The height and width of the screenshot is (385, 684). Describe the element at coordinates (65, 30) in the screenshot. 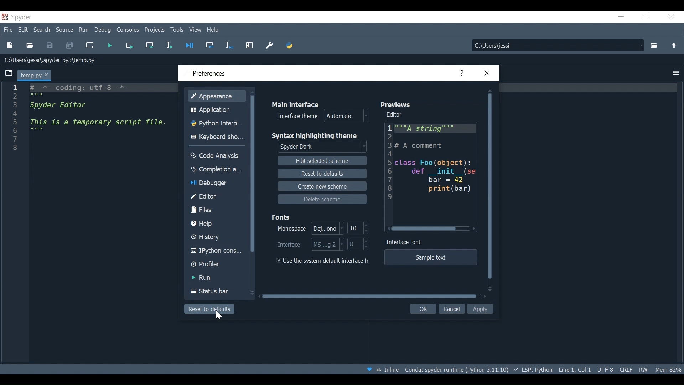

I see `Source` at that location.